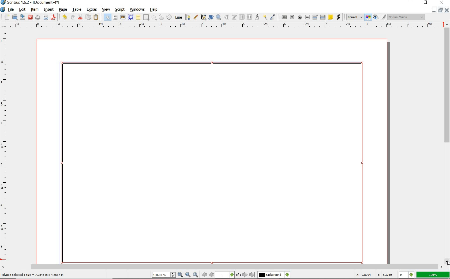 Image resolution: width=450 pixels, height=279 pixels. Describe the element at coordinates (91, 10) in the screenshot. I see `extras` at that location.